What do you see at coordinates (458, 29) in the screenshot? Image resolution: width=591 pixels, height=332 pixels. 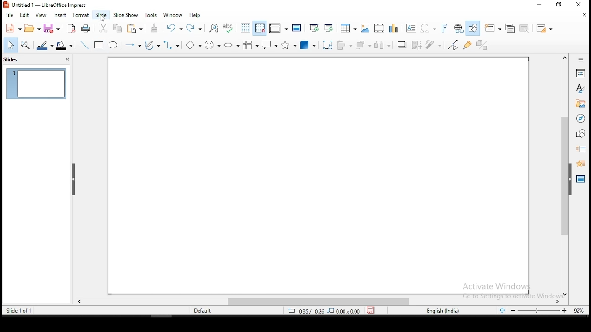 I see `hyperlink` at bounding box center [458, 29].